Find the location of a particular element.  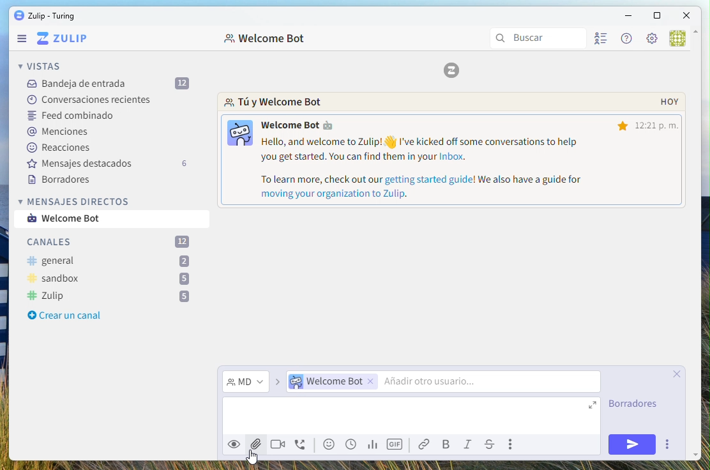

Reactions is located at coordinates (63, 147).